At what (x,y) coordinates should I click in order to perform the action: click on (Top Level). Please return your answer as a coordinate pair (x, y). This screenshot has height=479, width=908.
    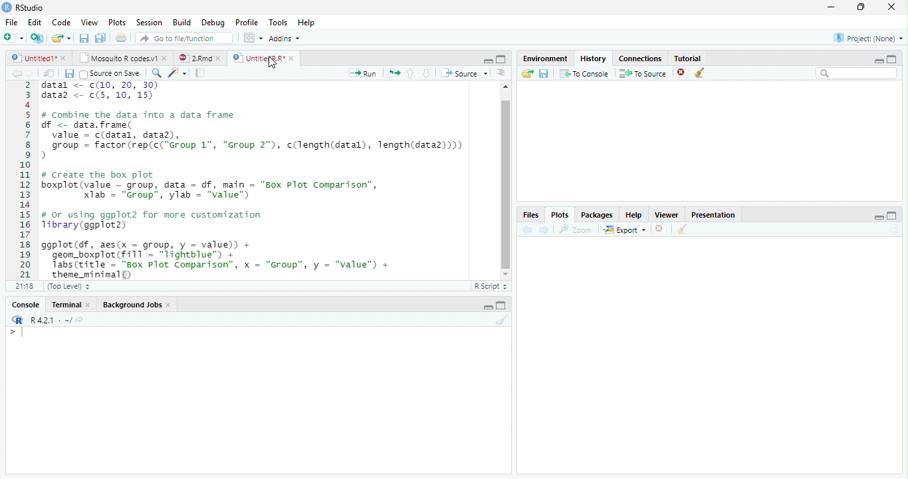
    Looking at the image, I should click on (67, 287).